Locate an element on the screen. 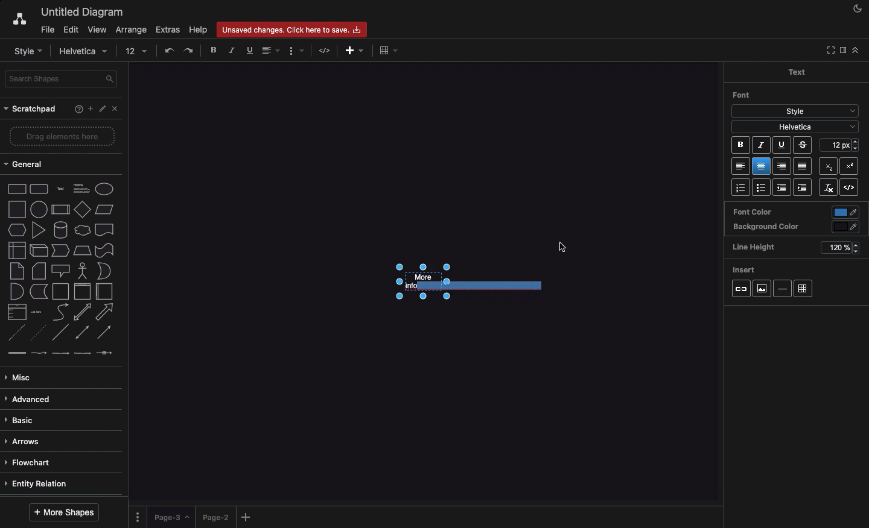 The image size is (869, 528). Text is located at coordinates (796, 71).